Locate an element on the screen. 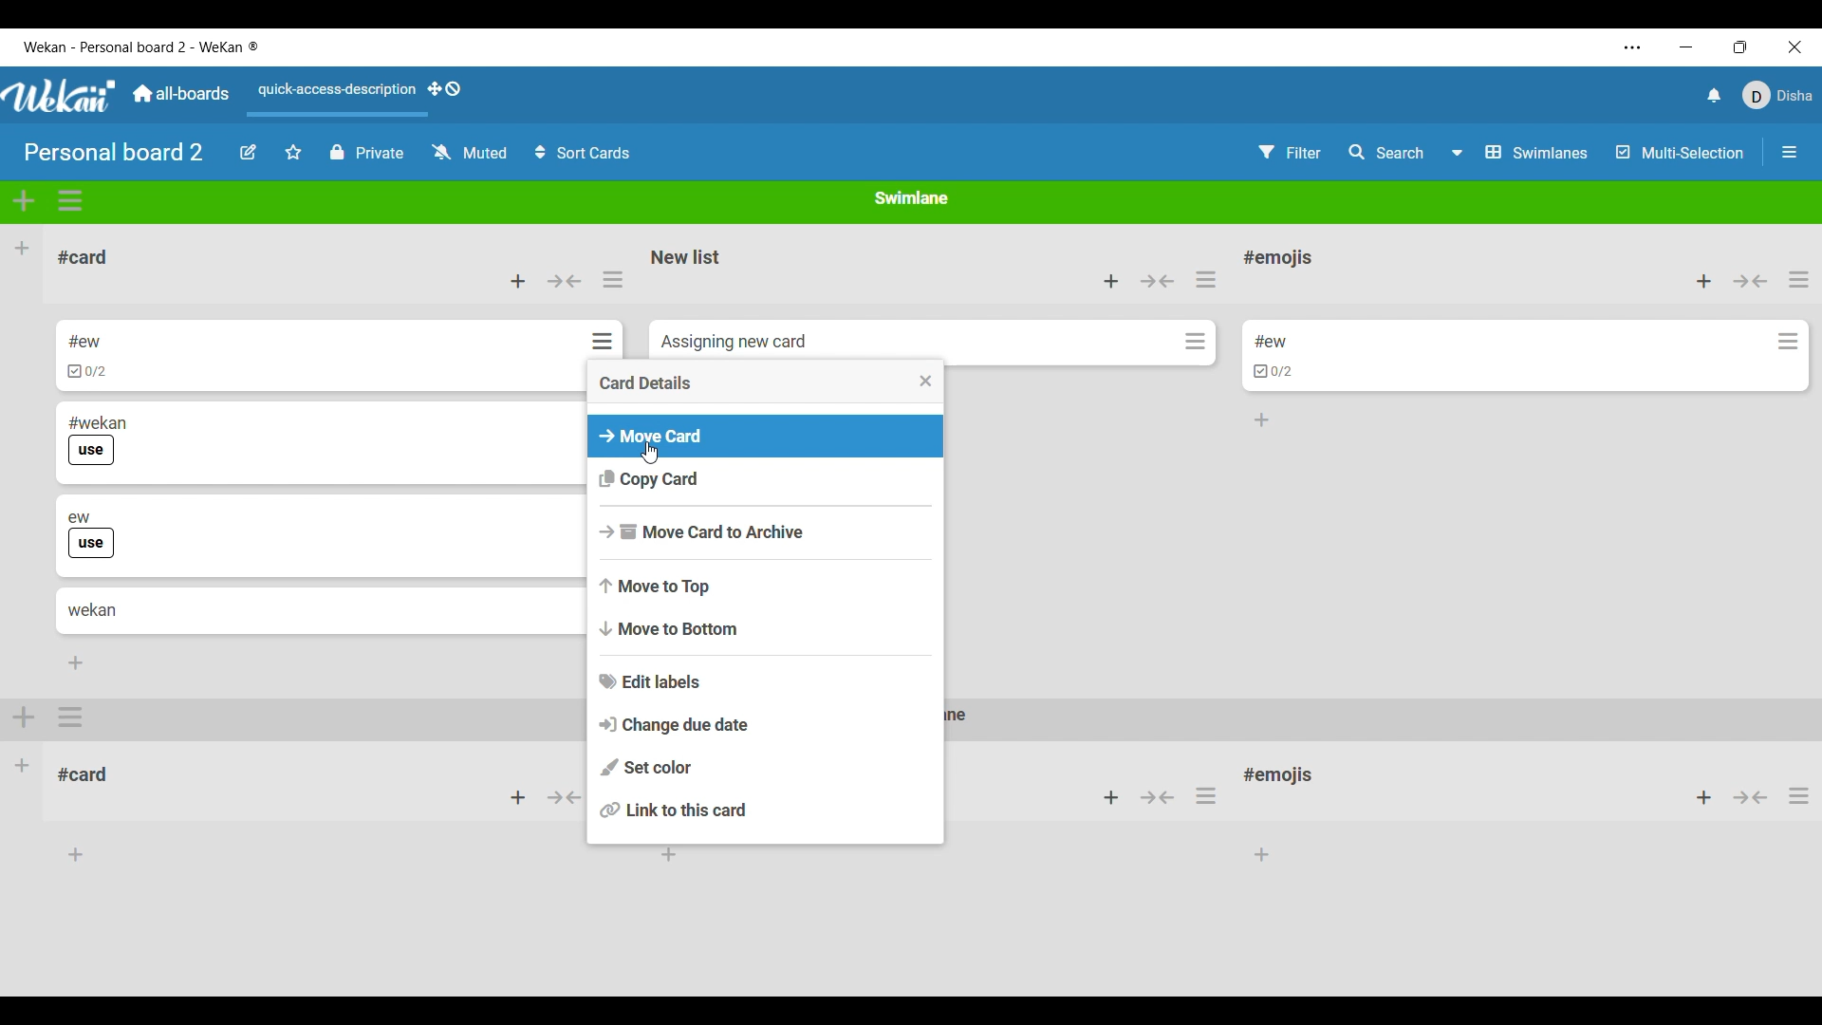 This screenshot has width=1822, height=1025. options is located at coordinates (1798, 802).